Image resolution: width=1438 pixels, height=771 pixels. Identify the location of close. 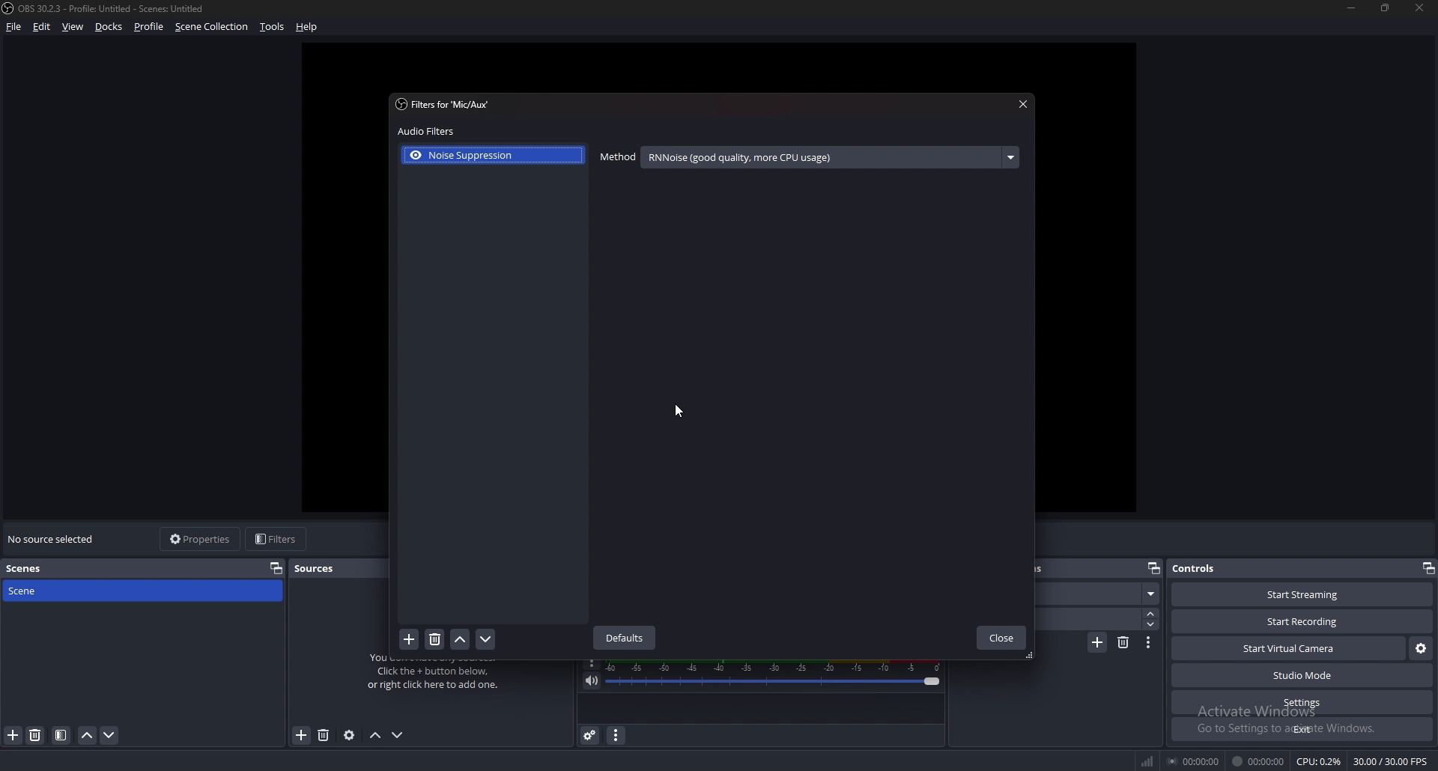
(1021, 105).